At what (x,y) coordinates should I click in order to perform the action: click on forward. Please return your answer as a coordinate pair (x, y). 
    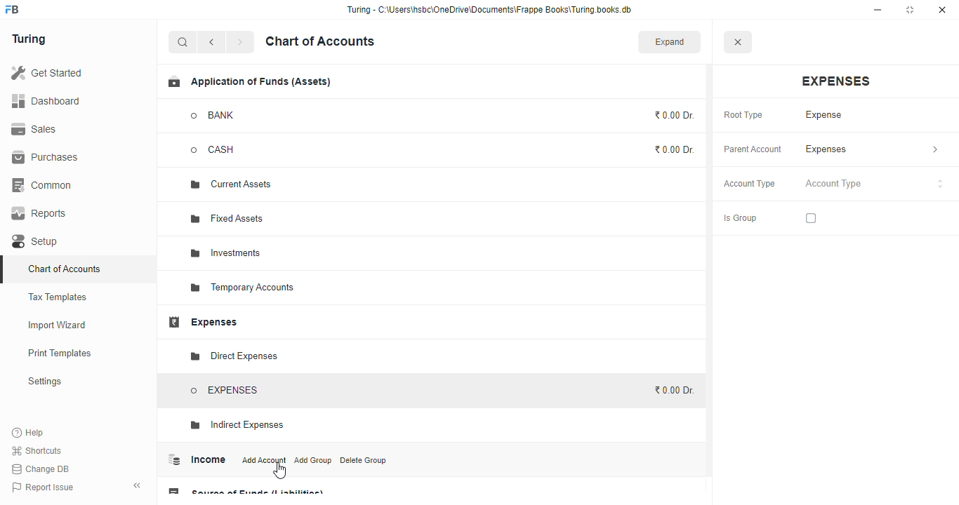
    Looking at the image, I should click on (240, 42).